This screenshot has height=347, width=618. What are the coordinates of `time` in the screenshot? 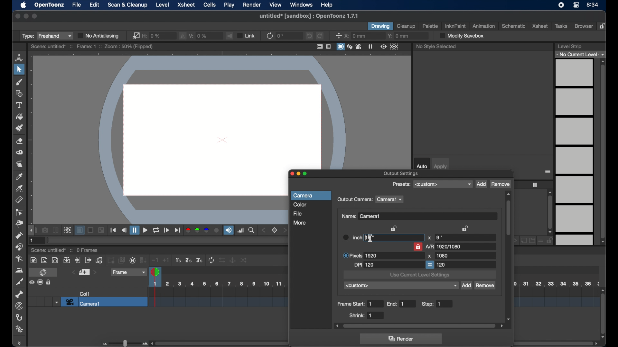 It's located at (593, 5).